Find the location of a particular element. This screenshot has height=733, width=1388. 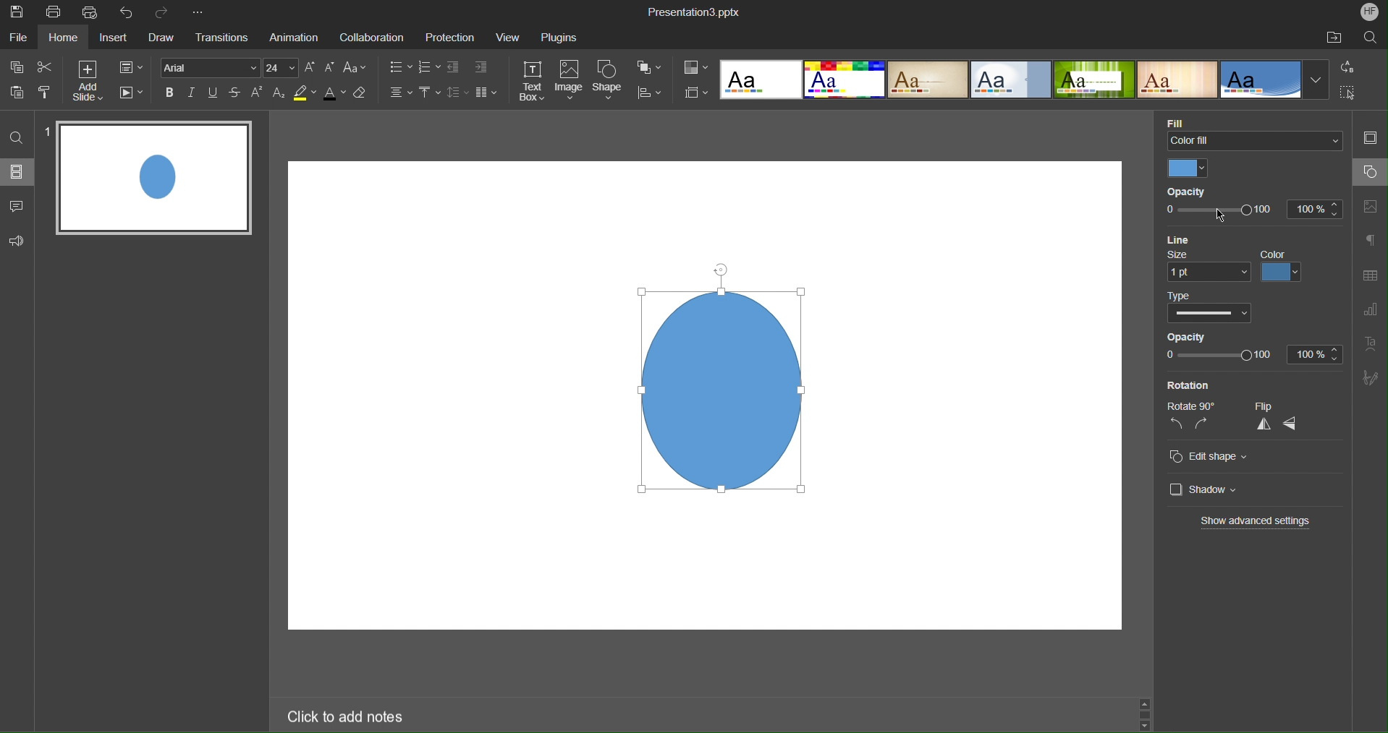

Protection is located at coordinates (452, 37).